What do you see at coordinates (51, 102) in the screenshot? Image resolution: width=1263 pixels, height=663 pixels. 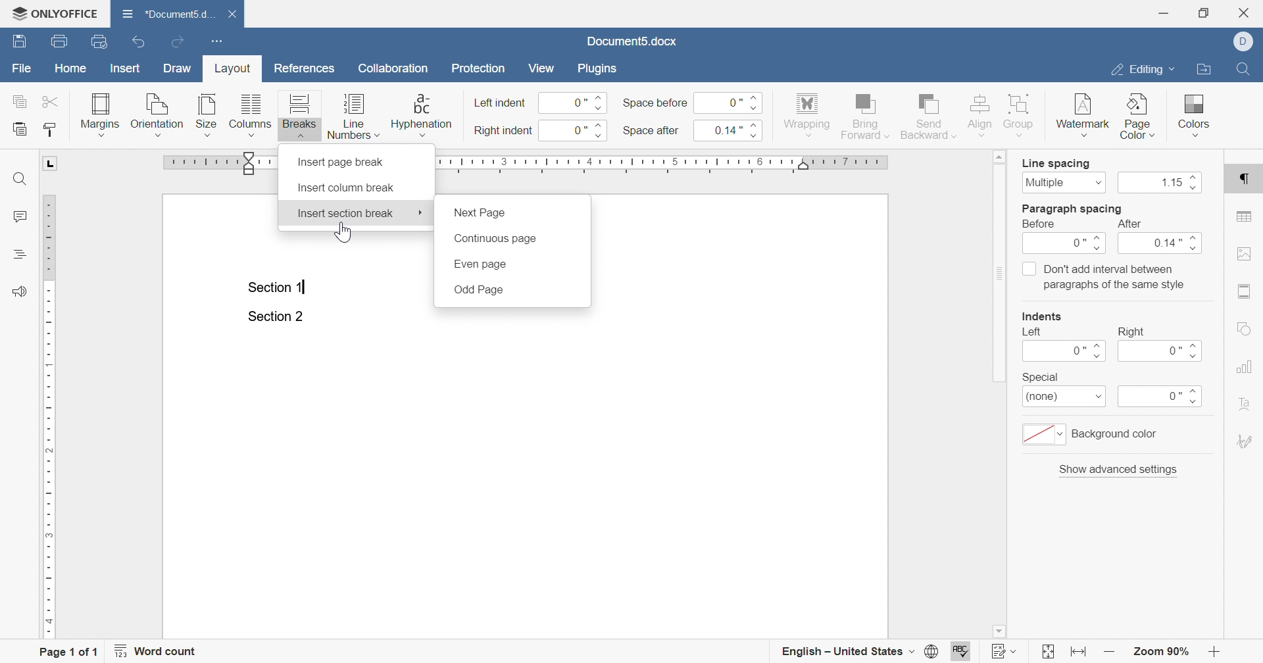 I see `cut` at bounding box center [51, 102].